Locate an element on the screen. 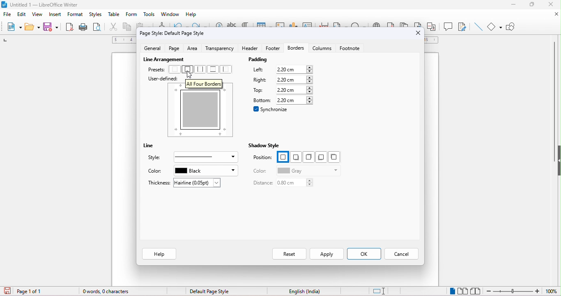 The height and width of the screenshot is (296, 561). left is located at coordinates (261, 69).